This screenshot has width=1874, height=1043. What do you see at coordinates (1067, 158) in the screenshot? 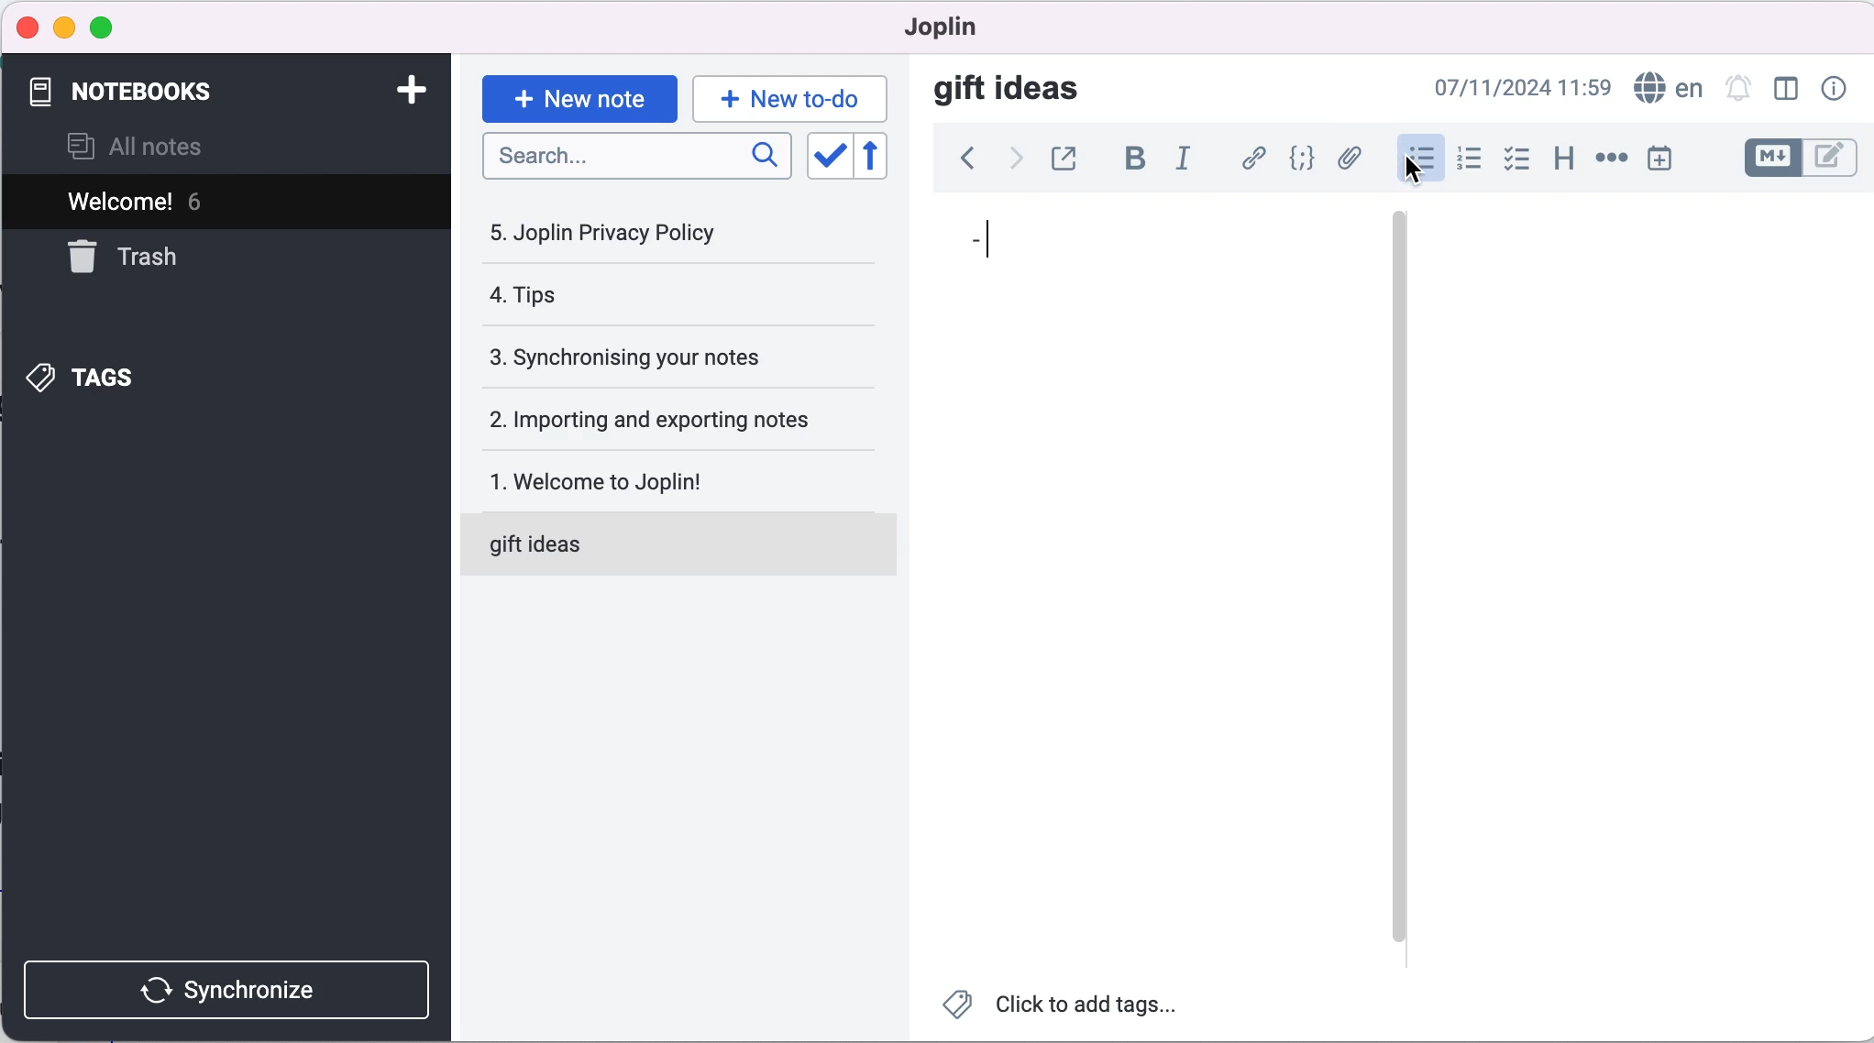
I see `toggle external editing` at bounding box center [1067, 158].